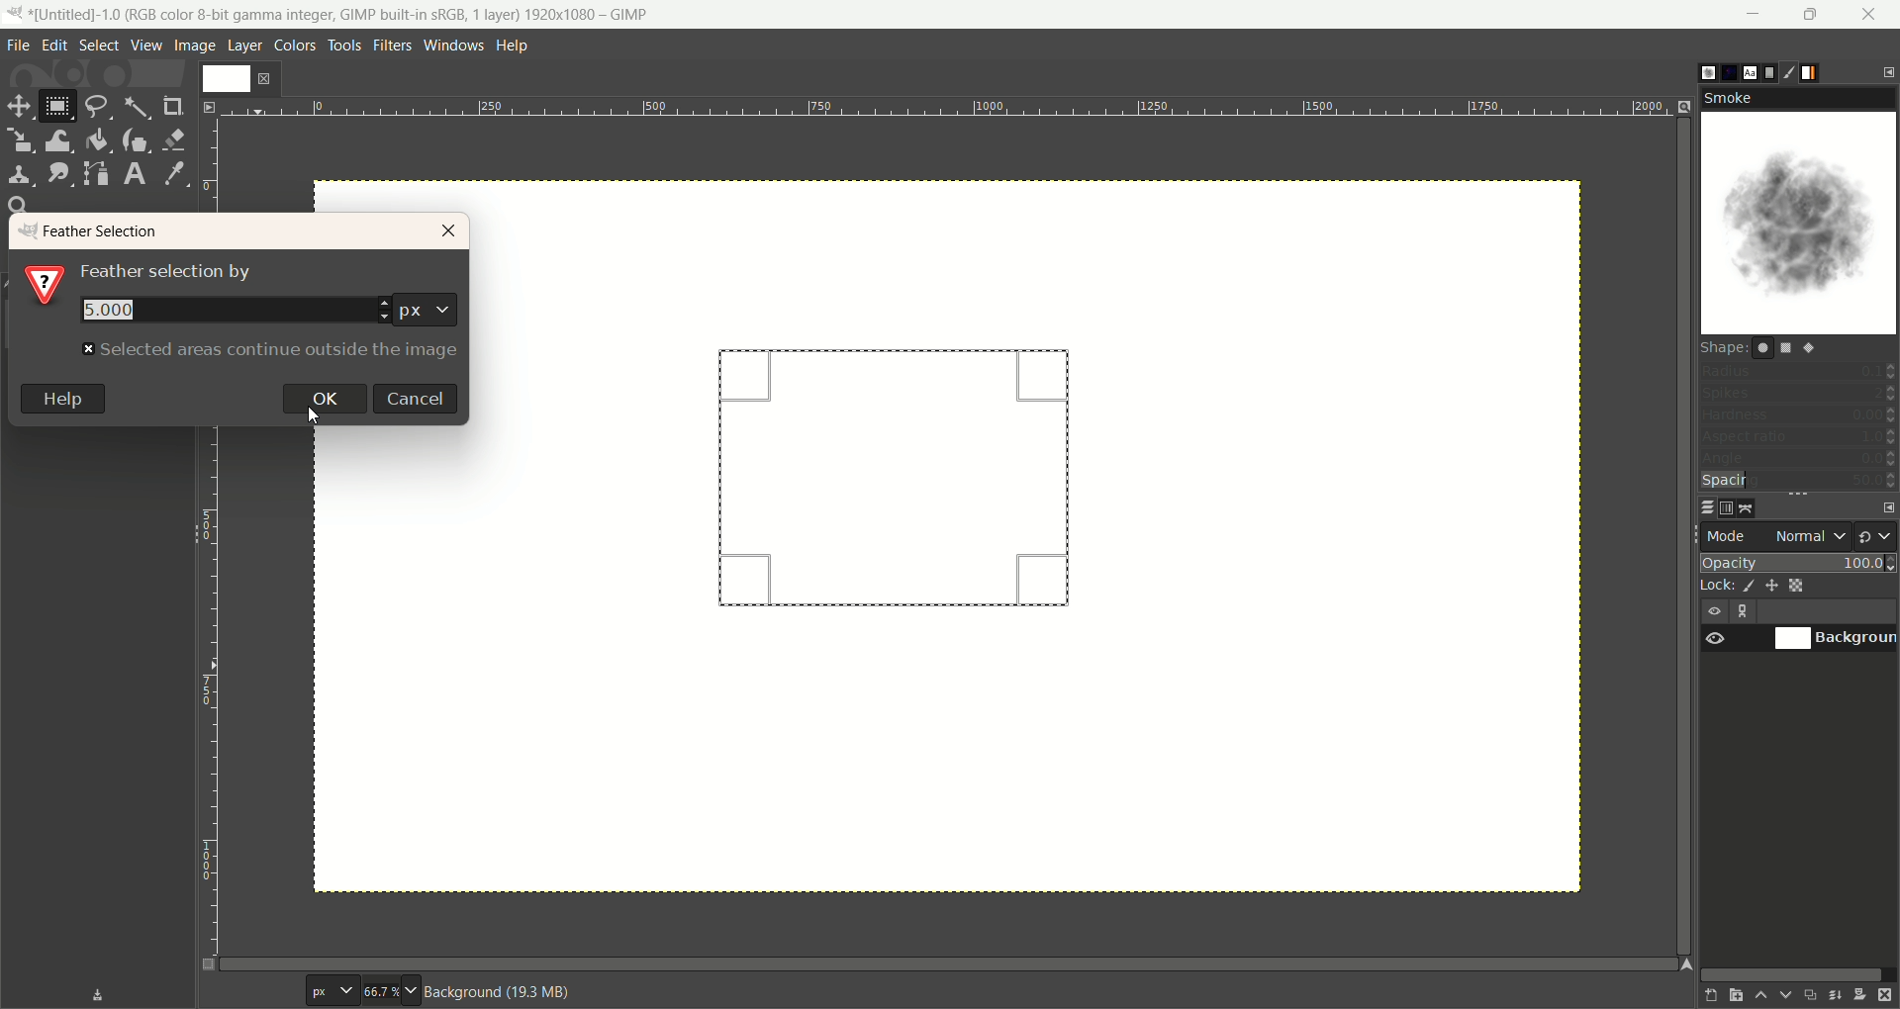 The image size is (1900, 1009). I want to click on channel, so click(1731, 508).